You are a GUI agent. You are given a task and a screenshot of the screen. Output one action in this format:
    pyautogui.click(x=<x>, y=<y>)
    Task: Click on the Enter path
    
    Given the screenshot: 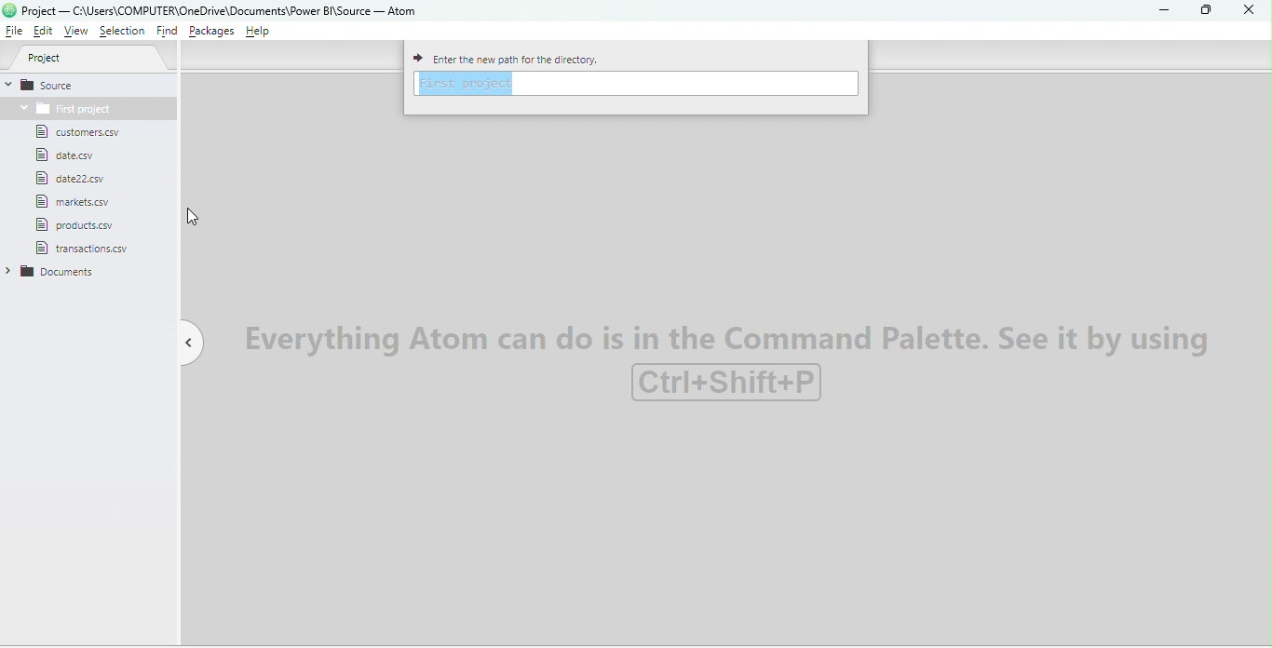 What is the action you would take?
    pyautogui.click(x=638, y=84)
    